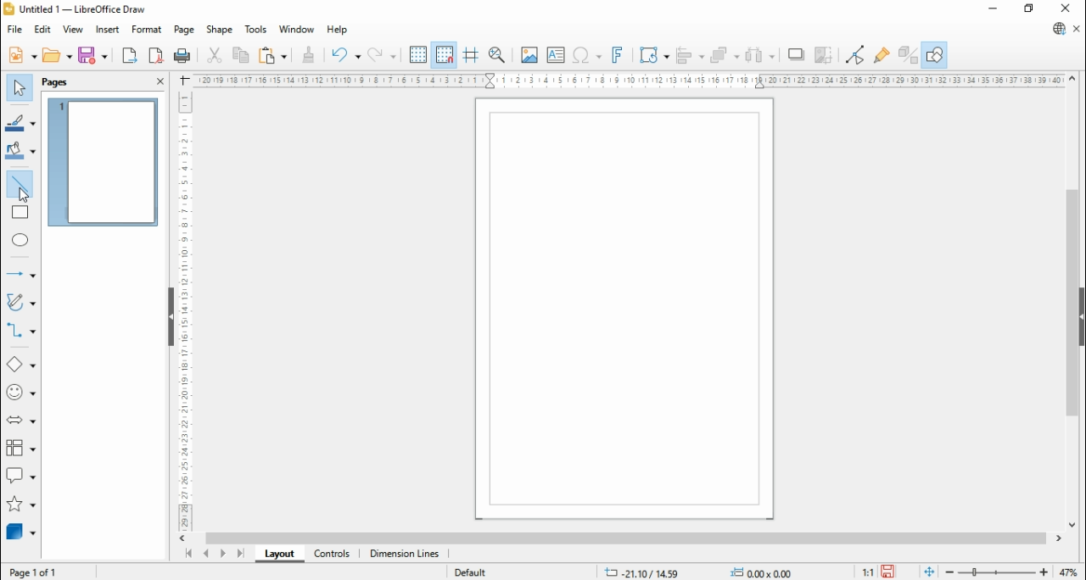 This screenshot has width=1086, height=580. I want to click on default, so click(471, 572).